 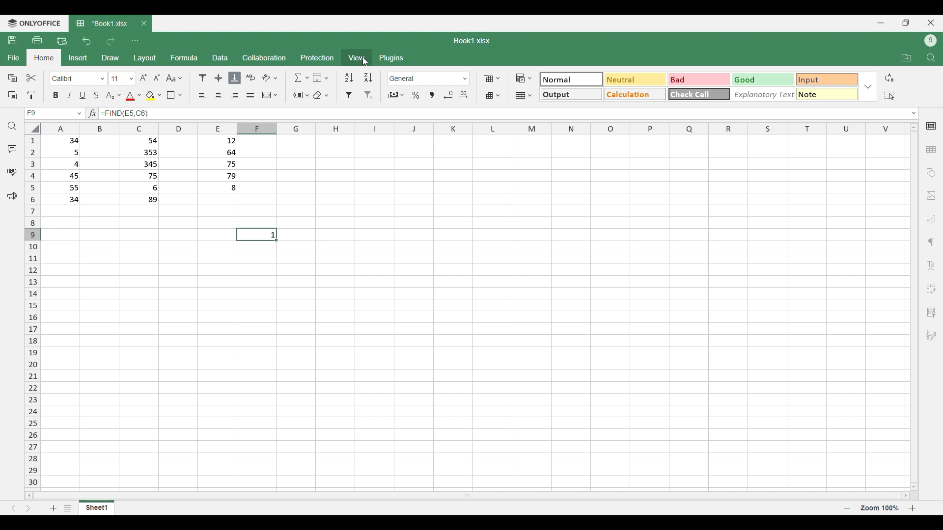 What do you see at coordinates (931, 242) in the screenshot?
I see `Paragraph settings` at bounding box center [931, 242].